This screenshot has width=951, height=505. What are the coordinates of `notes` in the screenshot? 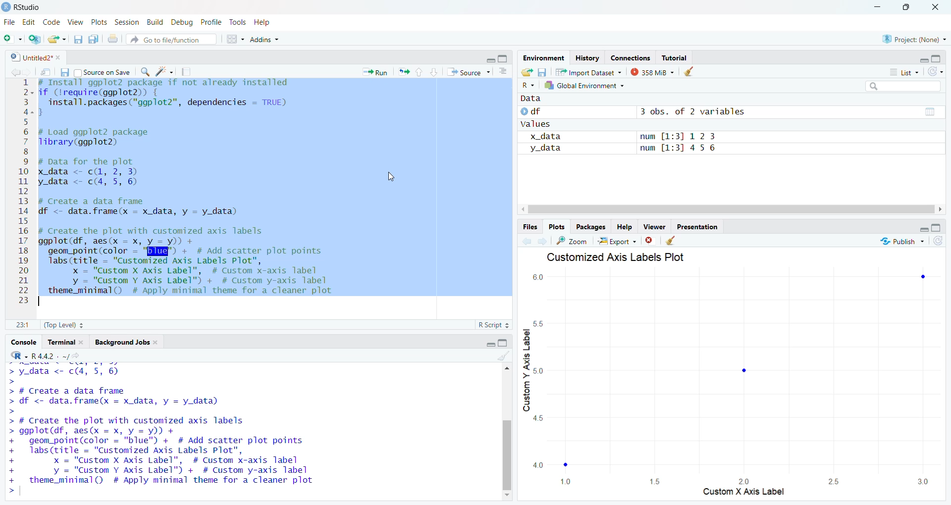 It's located at (188, 72).